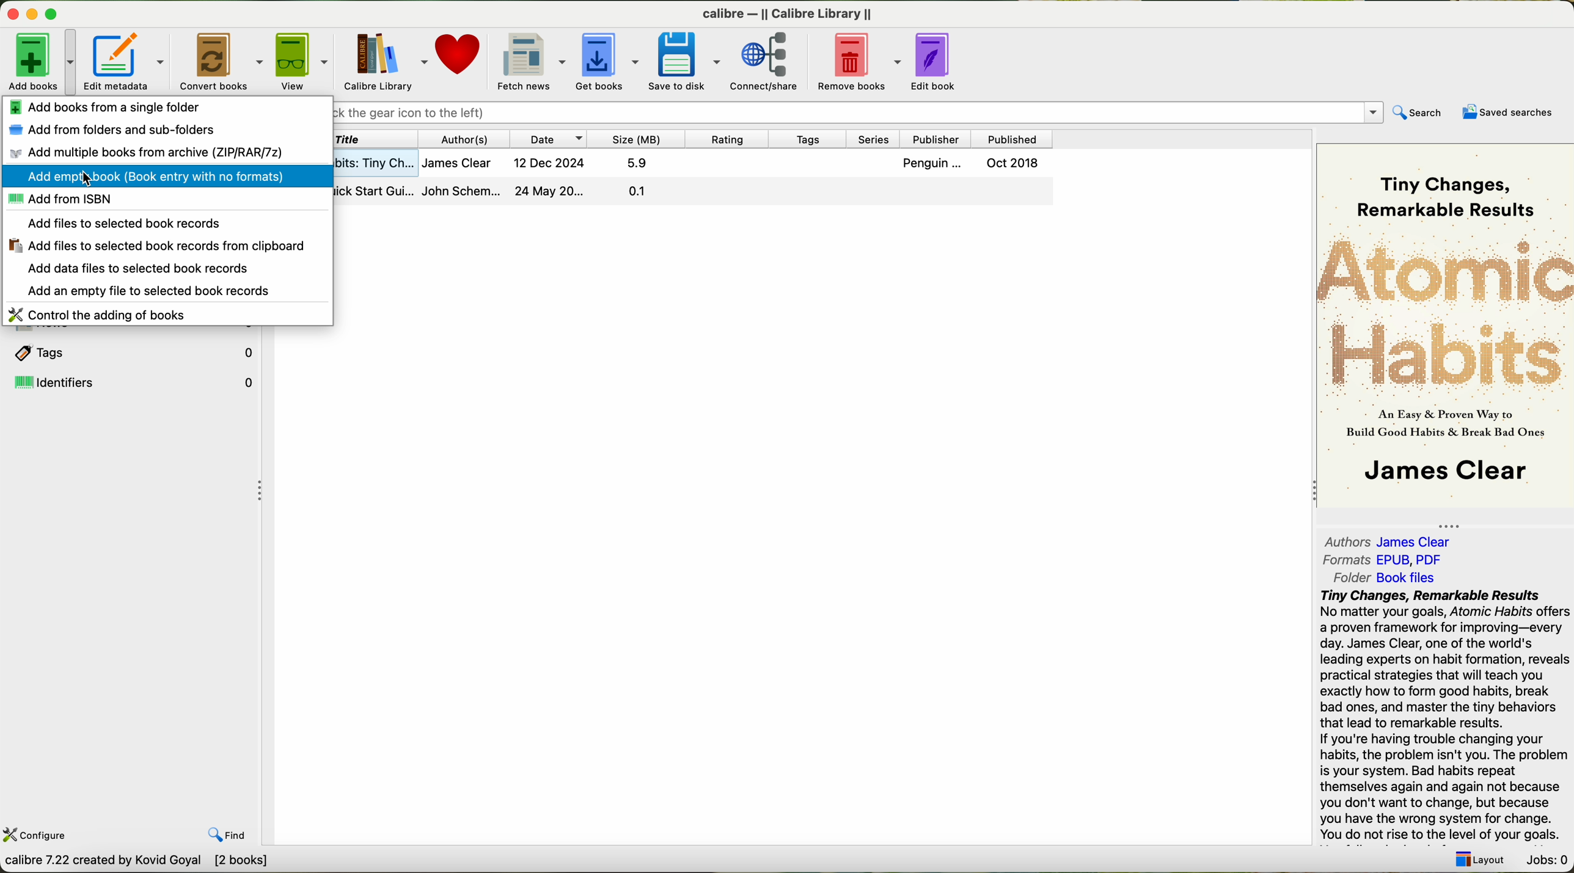 This screenshot has height=873, width=1574. Describe the element at coordinates (31, 12) in the screenshot. I see `minimize program` at that location.